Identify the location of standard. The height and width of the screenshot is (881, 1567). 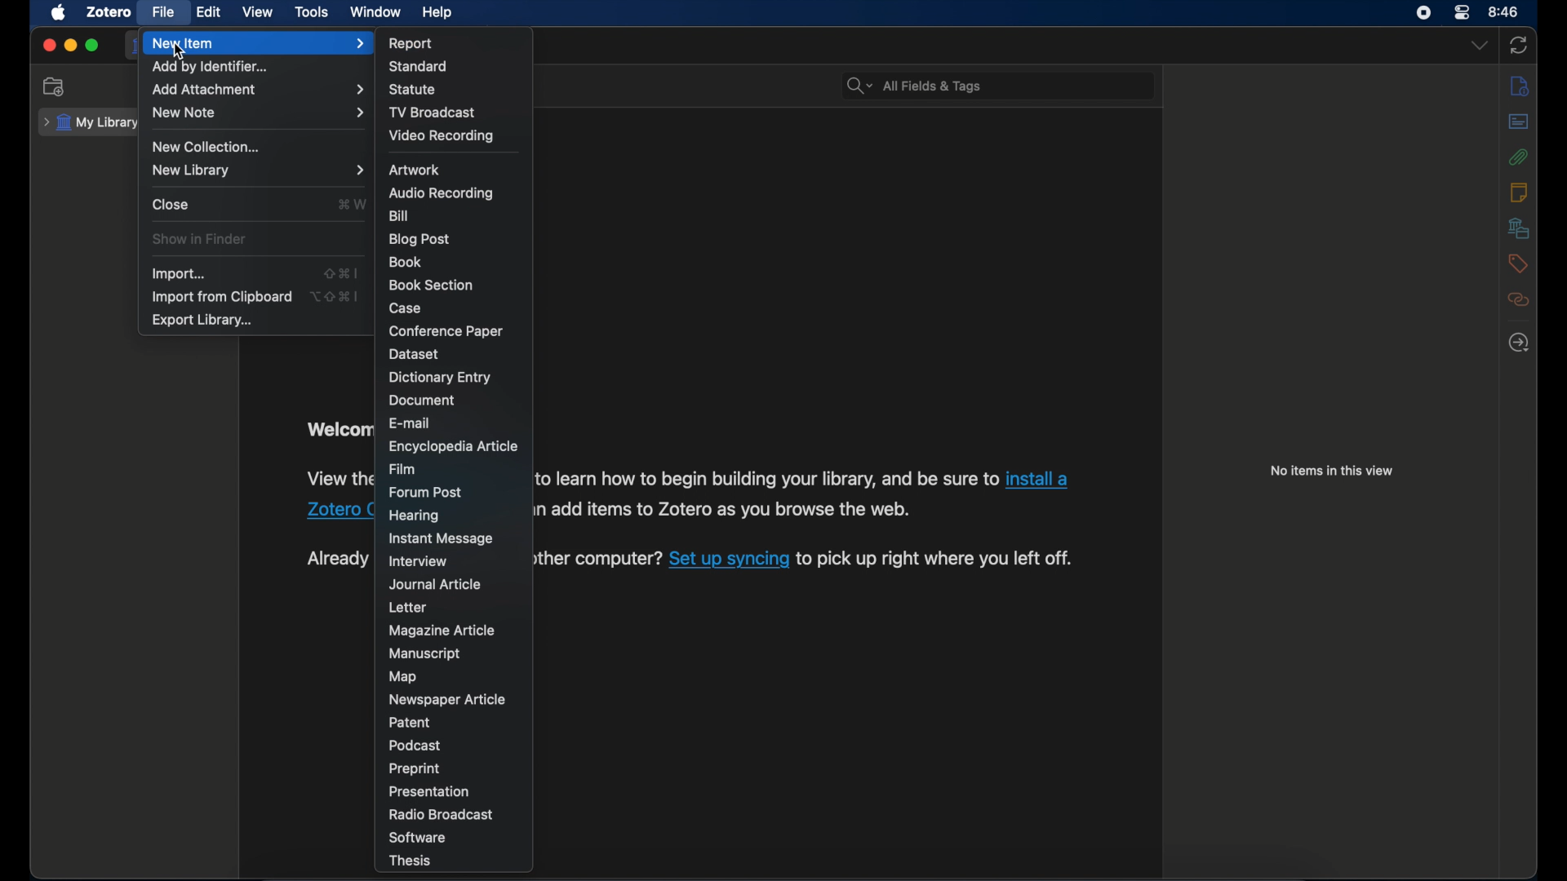
(417, 66).